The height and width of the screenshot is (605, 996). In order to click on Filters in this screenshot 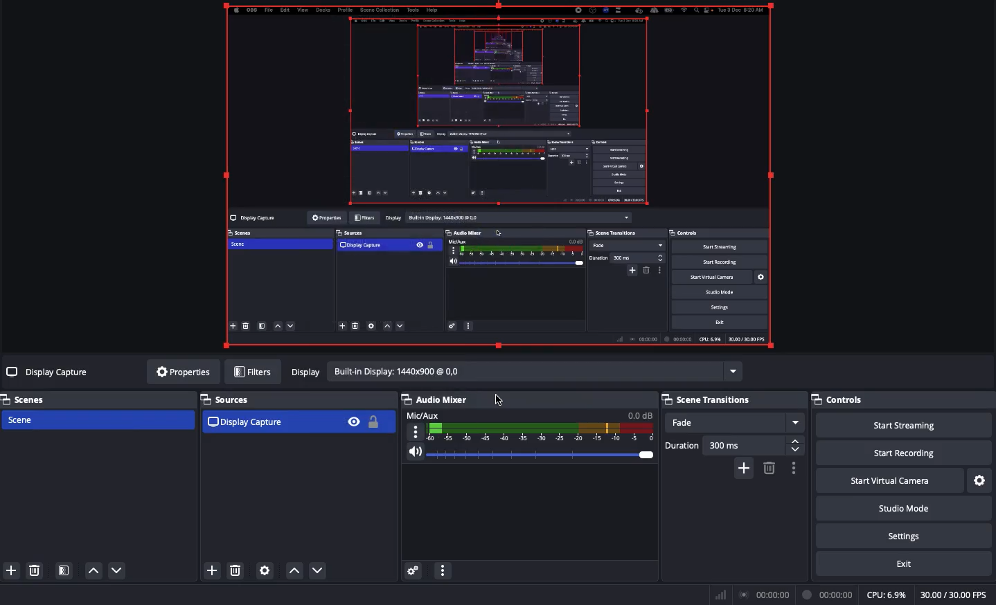, I will do `click(252, 371)`.